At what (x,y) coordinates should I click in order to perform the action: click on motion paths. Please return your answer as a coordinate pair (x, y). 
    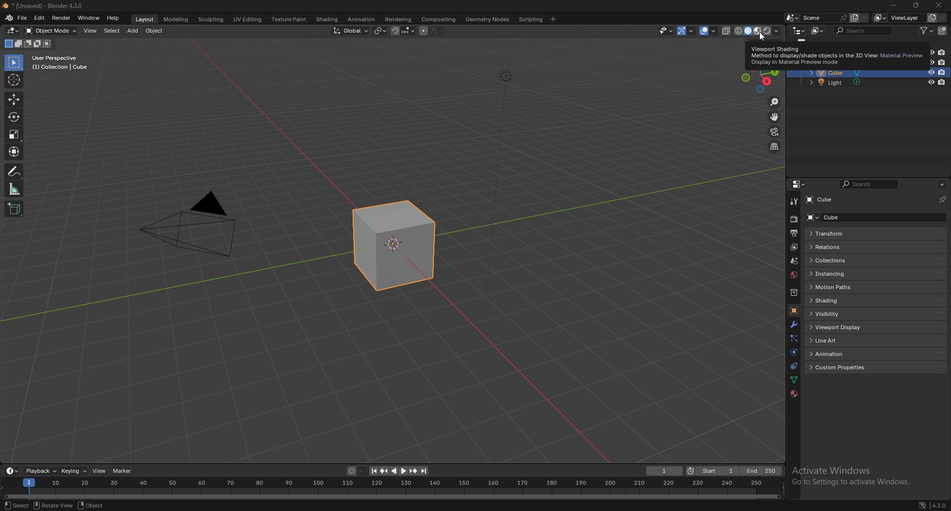
    Looking at the image, I should click on (856, 287).